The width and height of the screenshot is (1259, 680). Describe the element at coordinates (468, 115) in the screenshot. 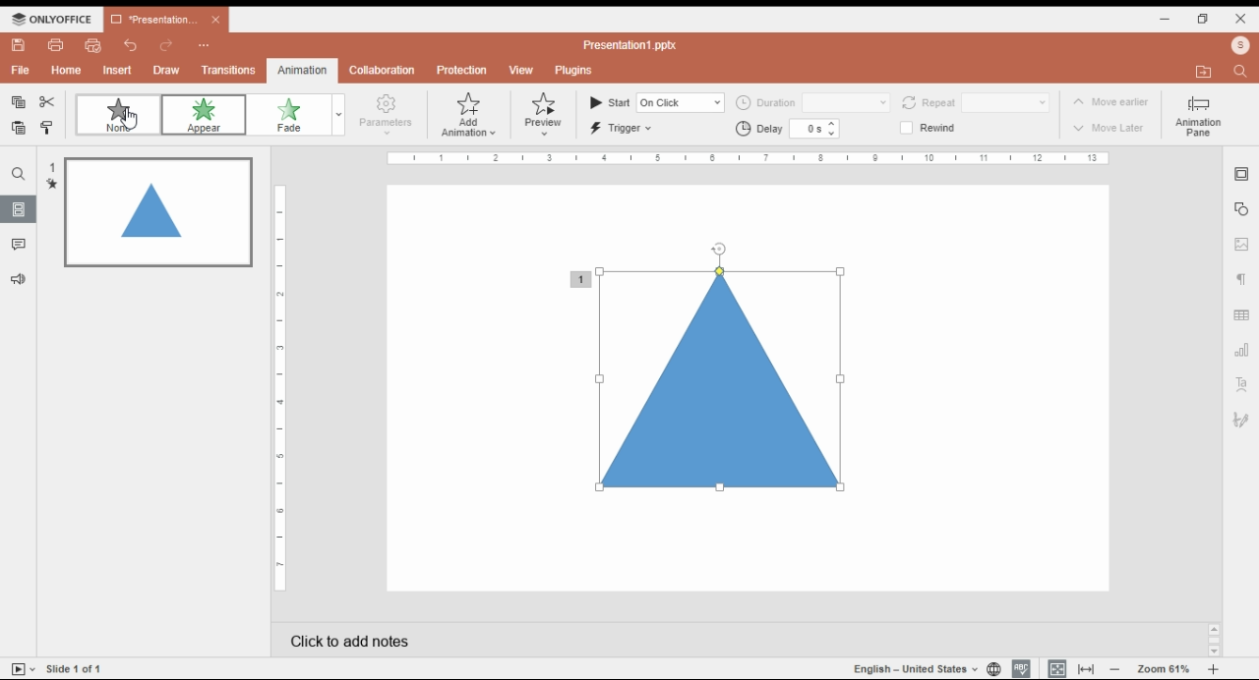

I see `add animation` at that location.